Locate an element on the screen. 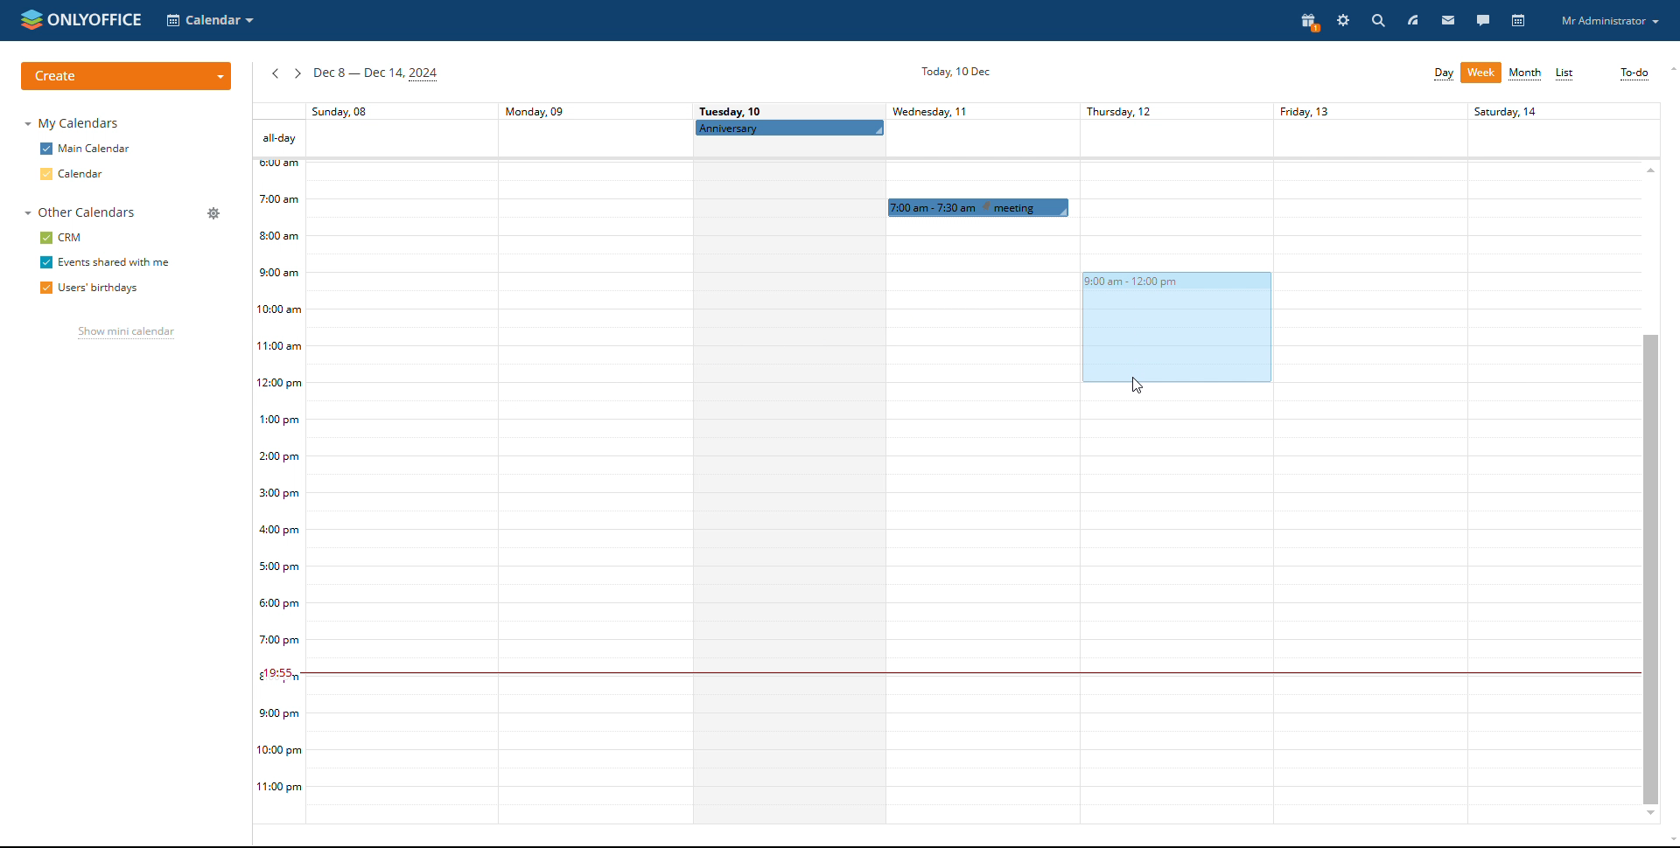 The image size is (1680, 848). select application is located at coordinates (210, 20).